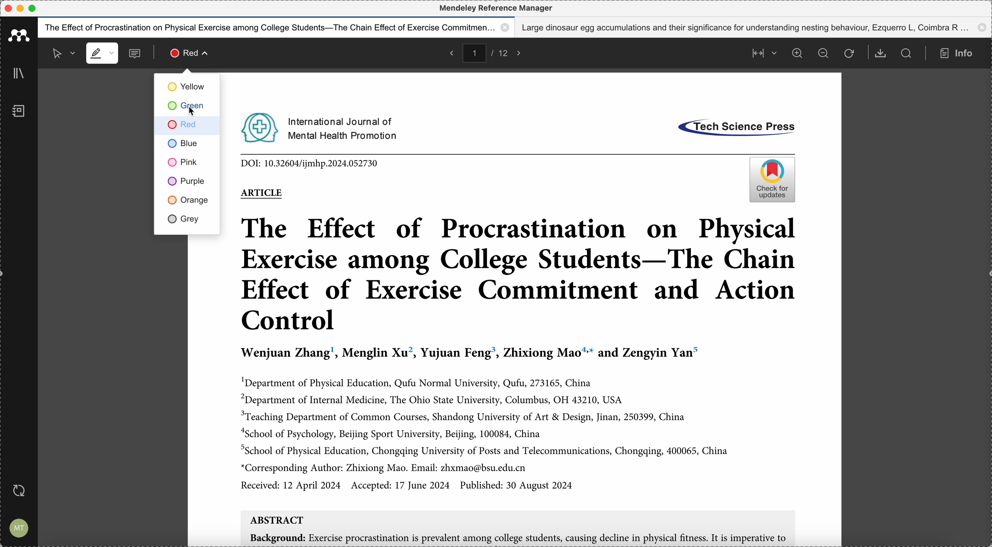 The height and width of the screenshot is (547, 992). What do you see at coordinates (185, 52) in the screenshot?
I see `click on highlight color` at bounding box center [185, 52].